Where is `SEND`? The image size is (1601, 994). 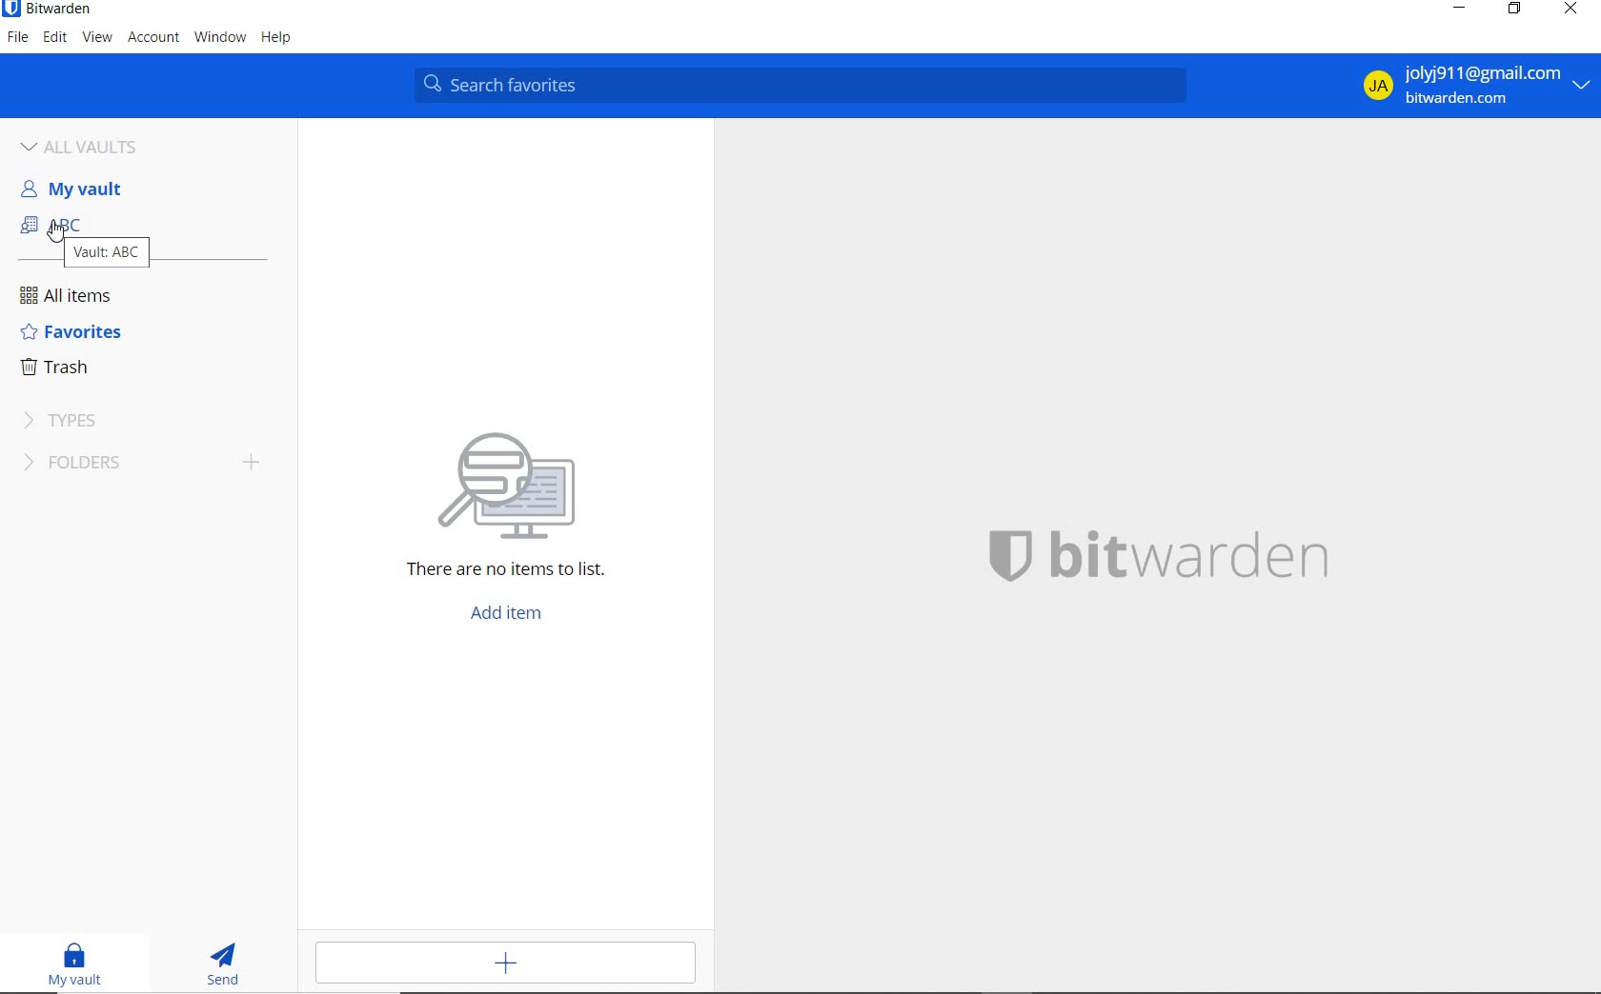
SEND is located at coordinates (229, 966).